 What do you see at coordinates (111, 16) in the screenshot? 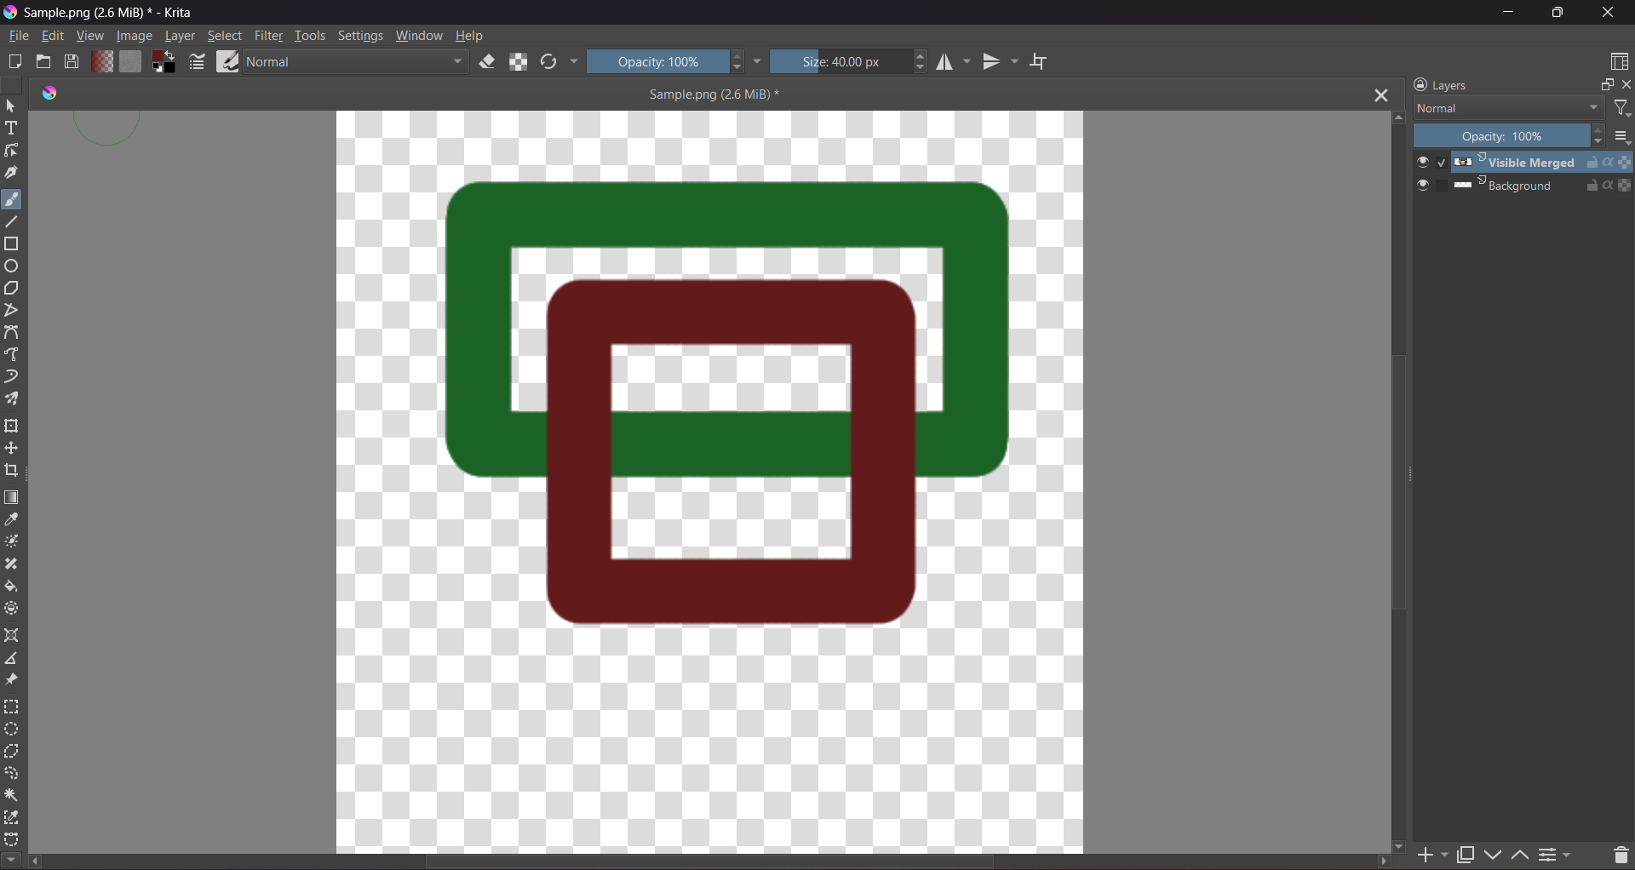
I see `Sample.png (3.6 MB)* - Krita` at bounding box center [111, 16].